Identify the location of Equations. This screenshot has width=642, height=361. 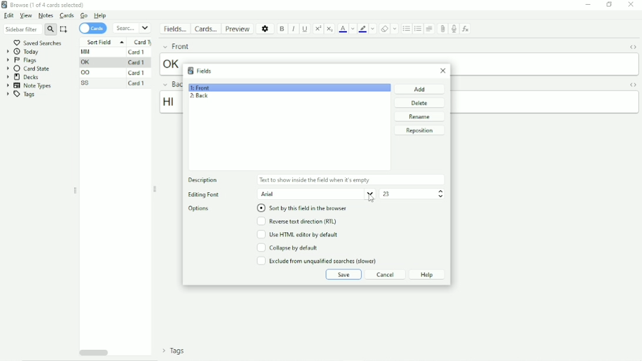
(466, 29).